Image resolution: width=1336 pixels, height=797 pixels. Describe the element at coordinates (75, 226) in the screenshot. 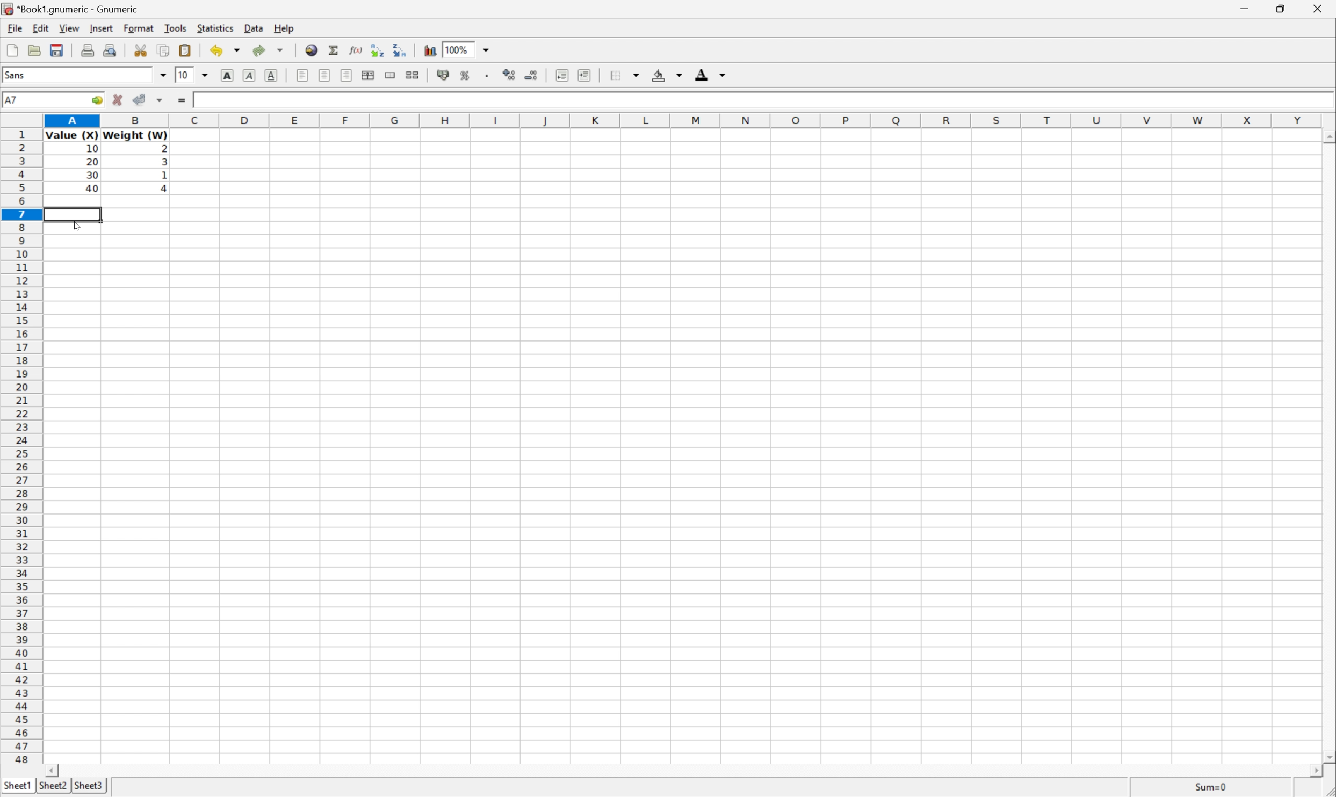

I see `Cursor` at that location.